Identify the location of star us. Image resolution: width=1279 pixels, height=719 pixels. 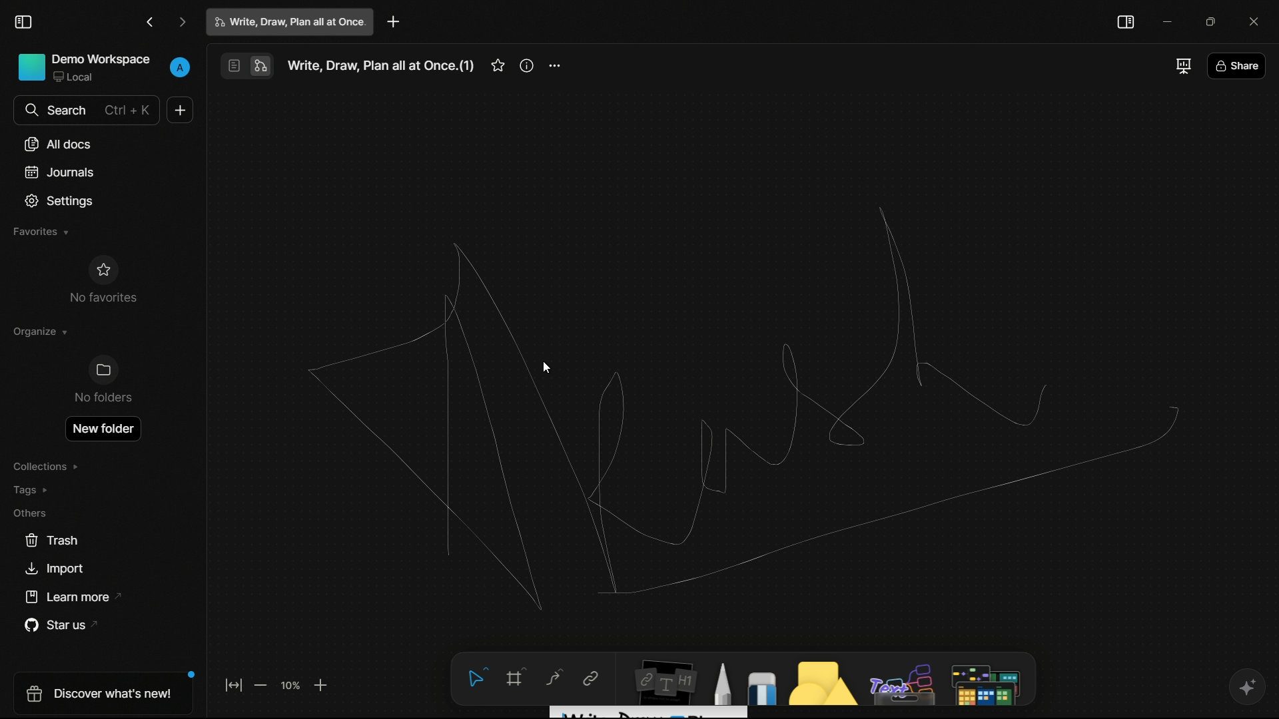
(59, 625).